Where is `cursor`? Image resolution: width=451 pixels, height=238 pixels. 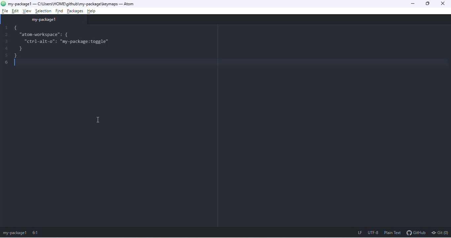
cursor is located at coordinates (98, 119).